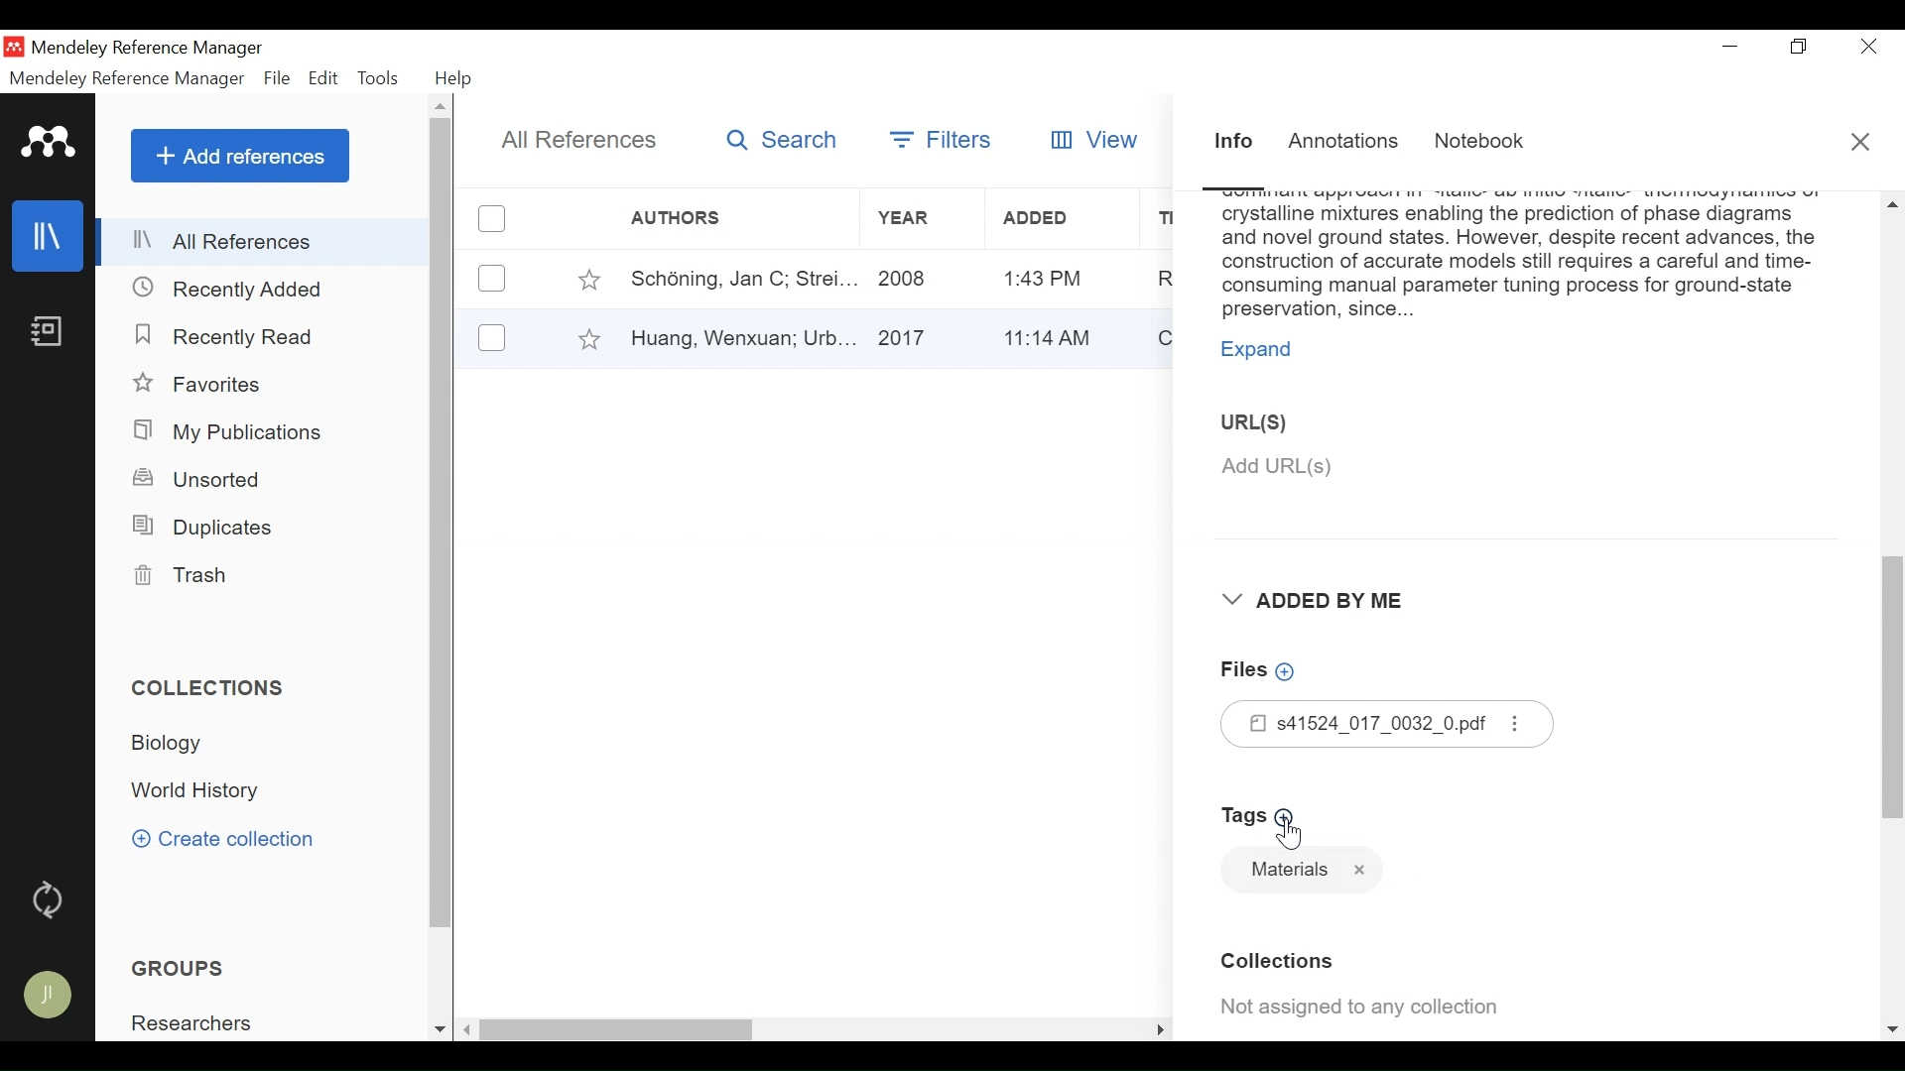 This screenshot has height=1071, width=1905. What do you see at coordinates (920, 278) in the screenshot?
I see `Year` at bounding box center [920, 278].